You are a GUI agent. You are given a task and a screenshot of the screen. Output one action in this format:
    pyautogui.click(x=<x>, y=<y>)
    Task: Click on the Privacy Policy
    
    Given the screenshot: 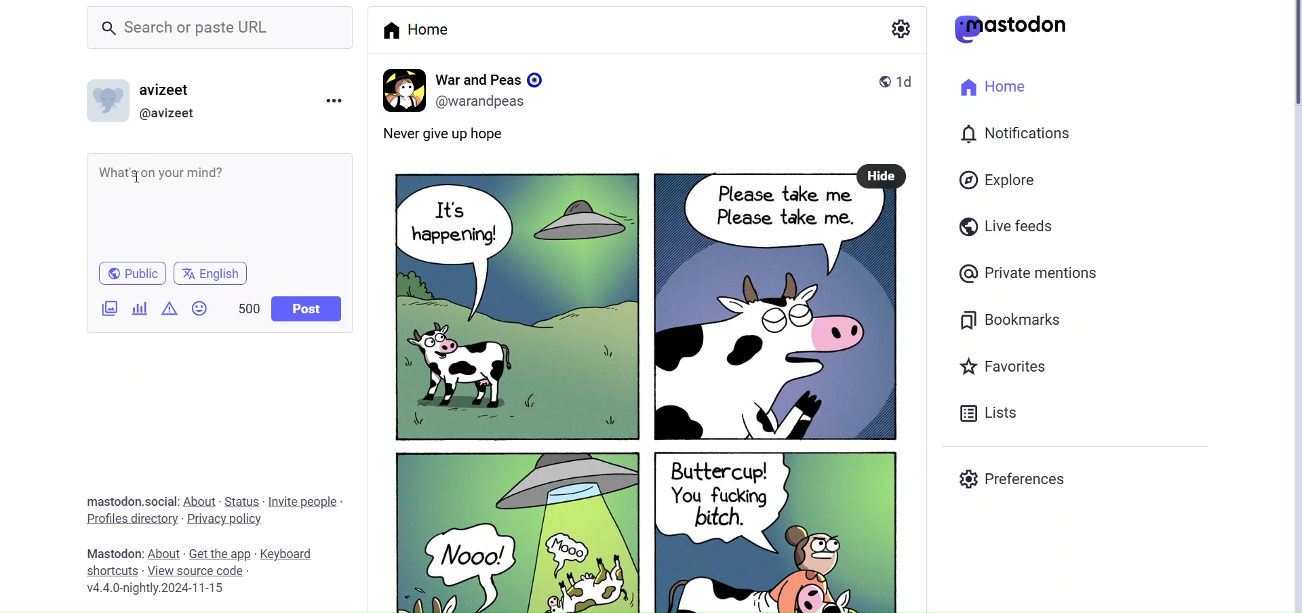 What is the action you would take?
    pyautogui.click(x=226, y=519)
    